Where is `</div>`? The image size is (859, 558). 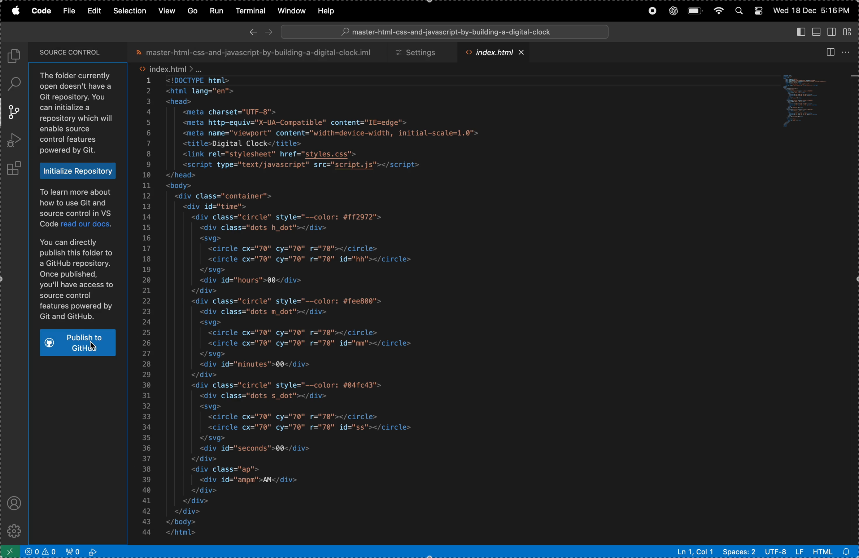
</div> is located at coordinates (192, 511).